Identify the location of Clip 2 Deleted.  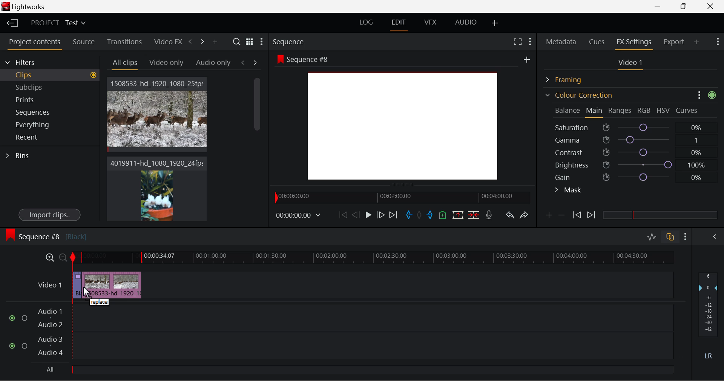
(113, 285).